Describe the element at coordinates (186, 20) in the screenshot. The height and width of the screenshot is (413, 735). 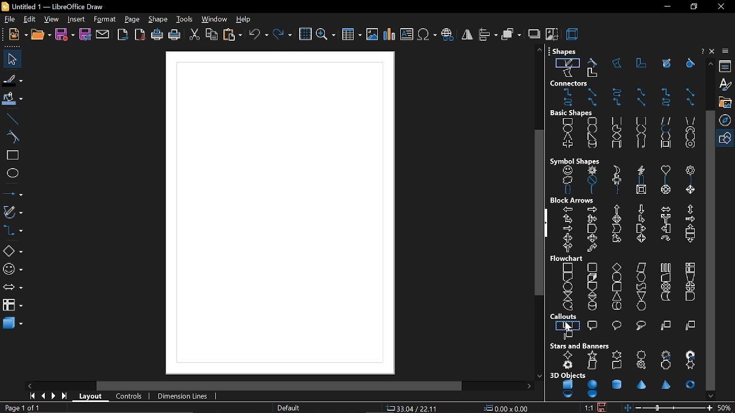
I see `tools` at that location.